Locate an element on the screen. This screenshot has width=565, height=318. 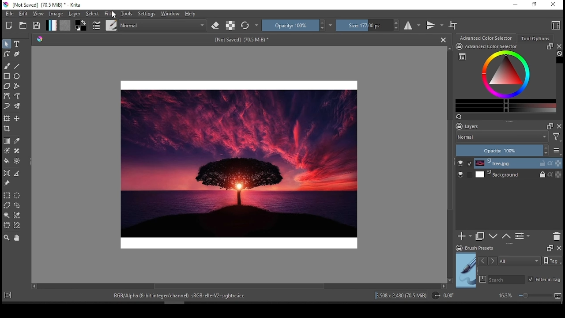
vertical mirror mode is located at coordinates (435, 25).